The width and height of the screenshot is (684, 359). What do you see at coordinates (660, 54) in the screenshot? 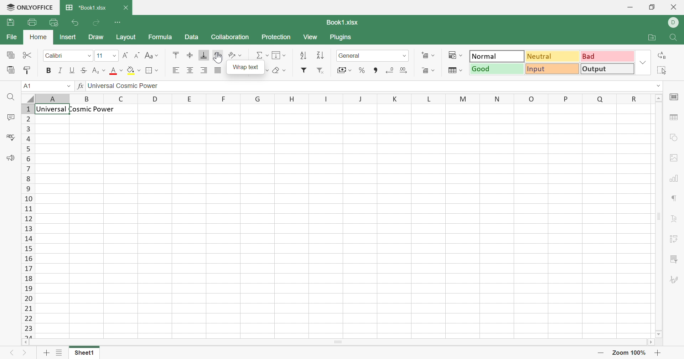
I see `Replace` at bounding box center [660, 54].